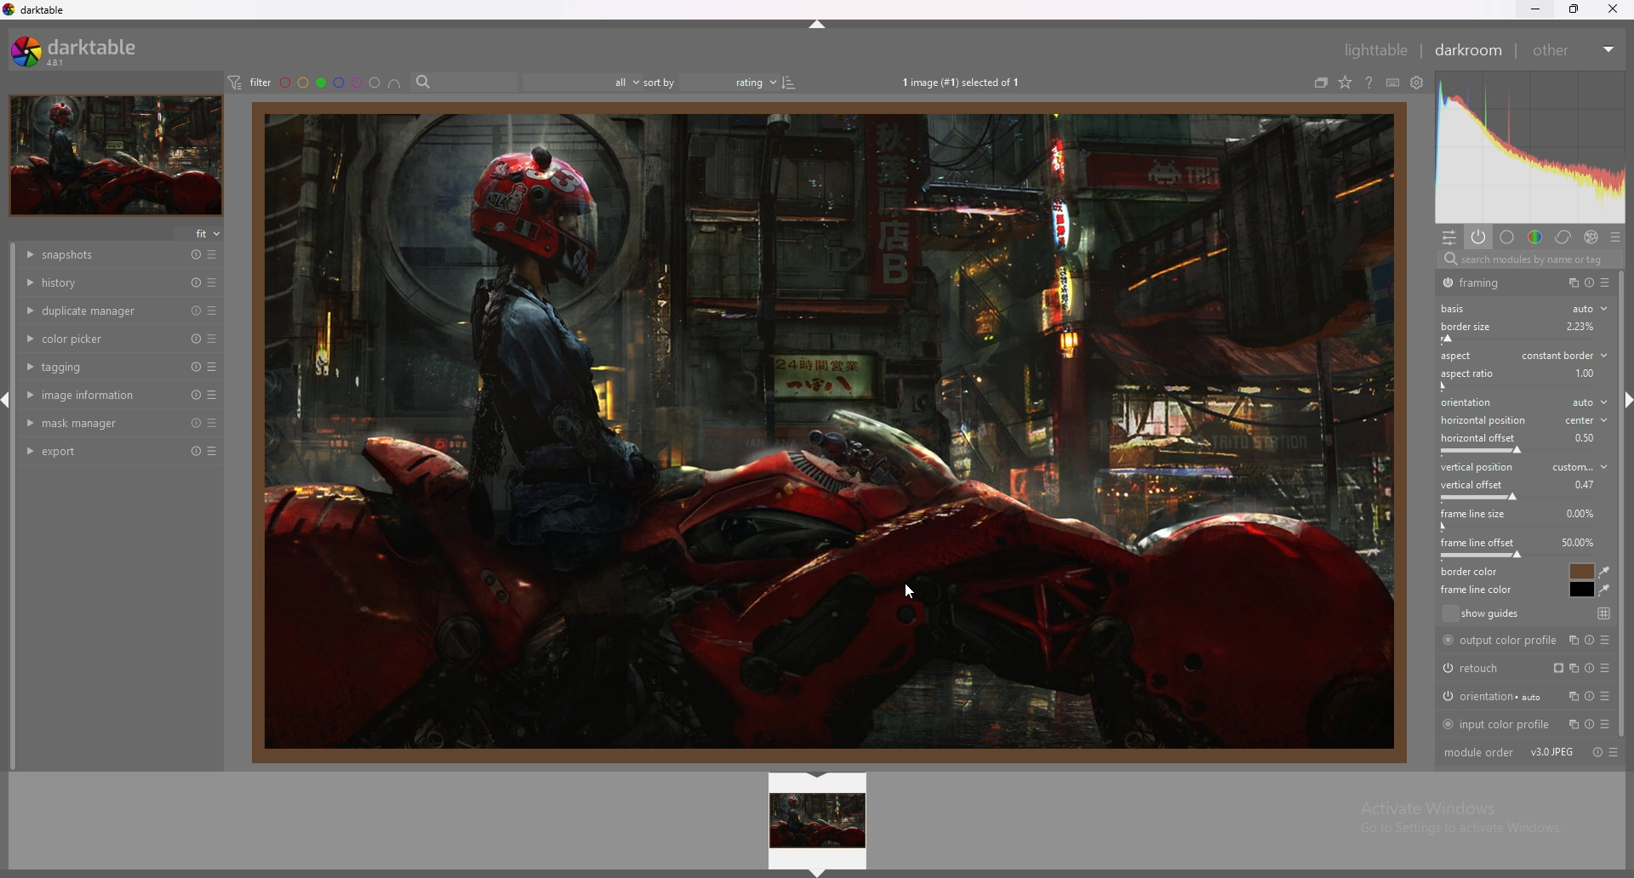 The image size is (1634, 878). I want to click on darktable, so click(81, 50).